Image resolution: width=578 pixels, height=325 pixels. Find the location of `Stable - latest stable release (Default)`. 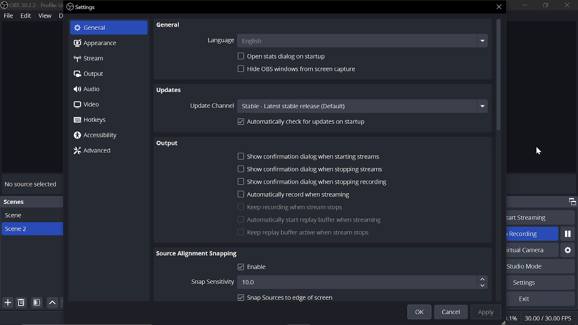

Stable - latest stable release (Default) is located at coordinates (362, 105).